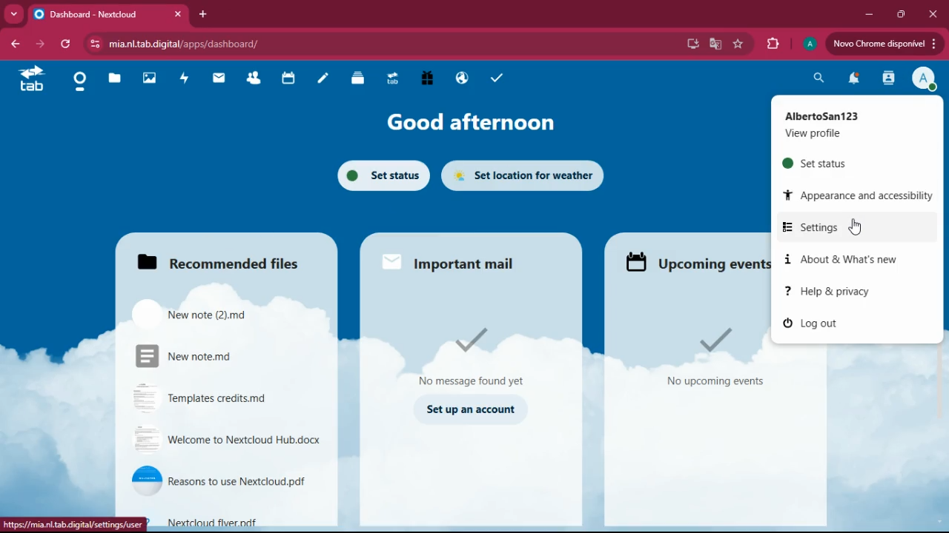  Describe the element at coordinates (692, 261) in the screenshot. I see `events` at that location.